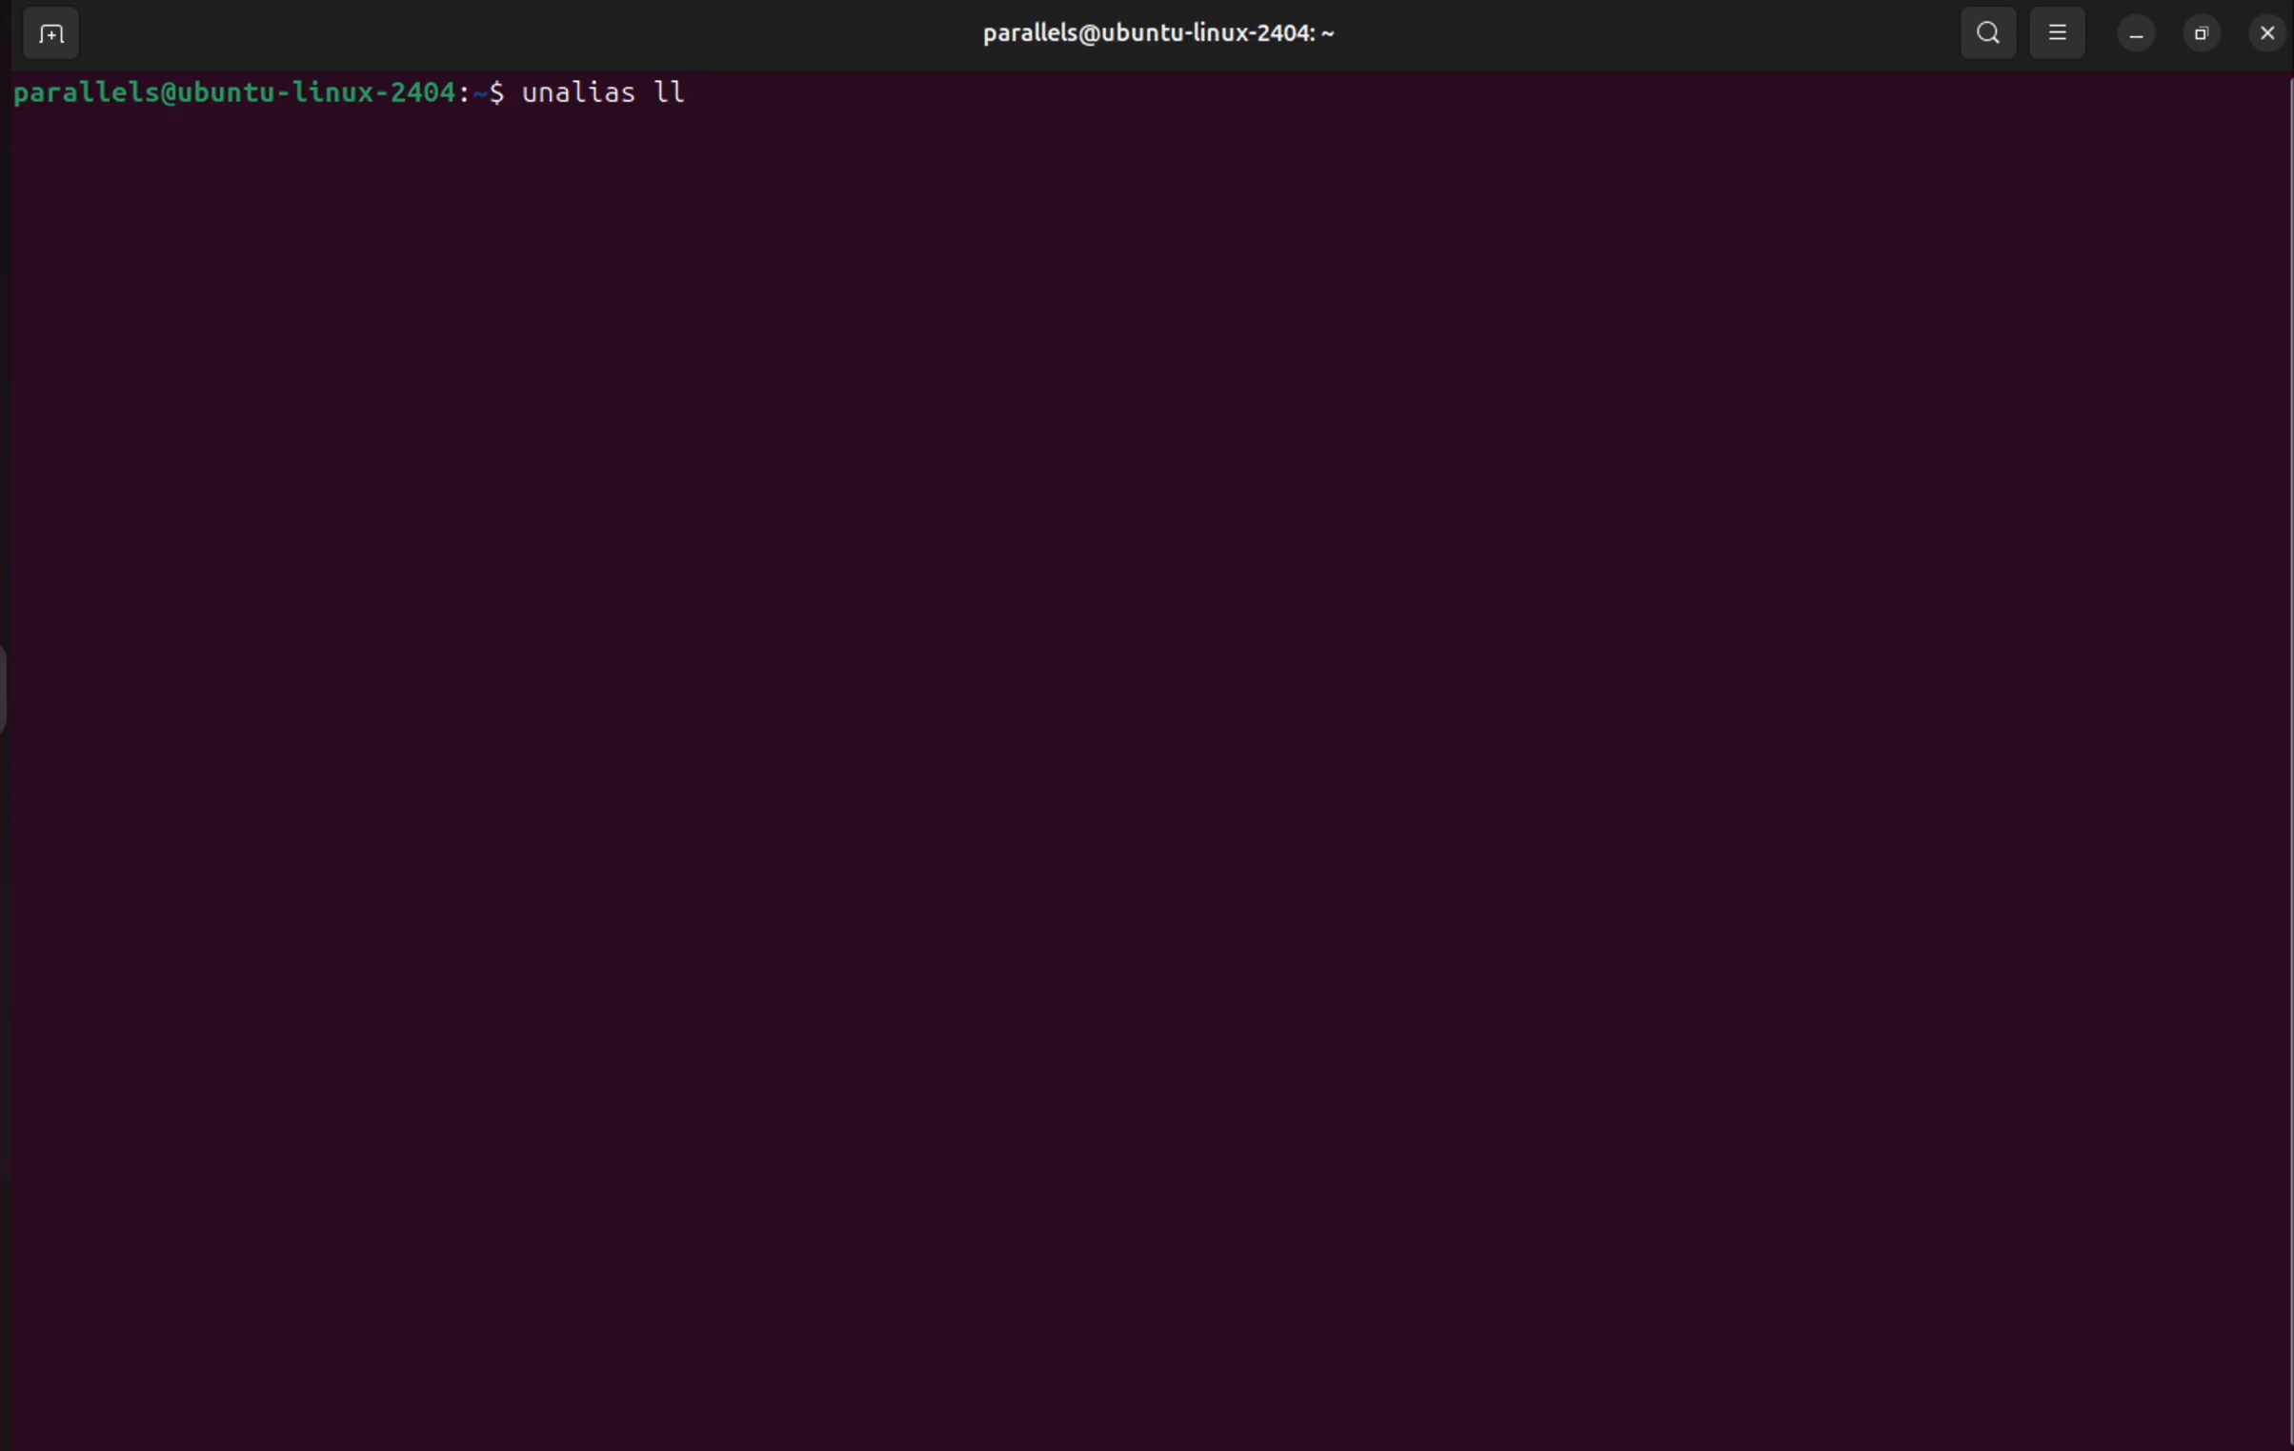  Describe the element at coordinates (606, 92) in the screenshot. I see `unalias ll` at that location.